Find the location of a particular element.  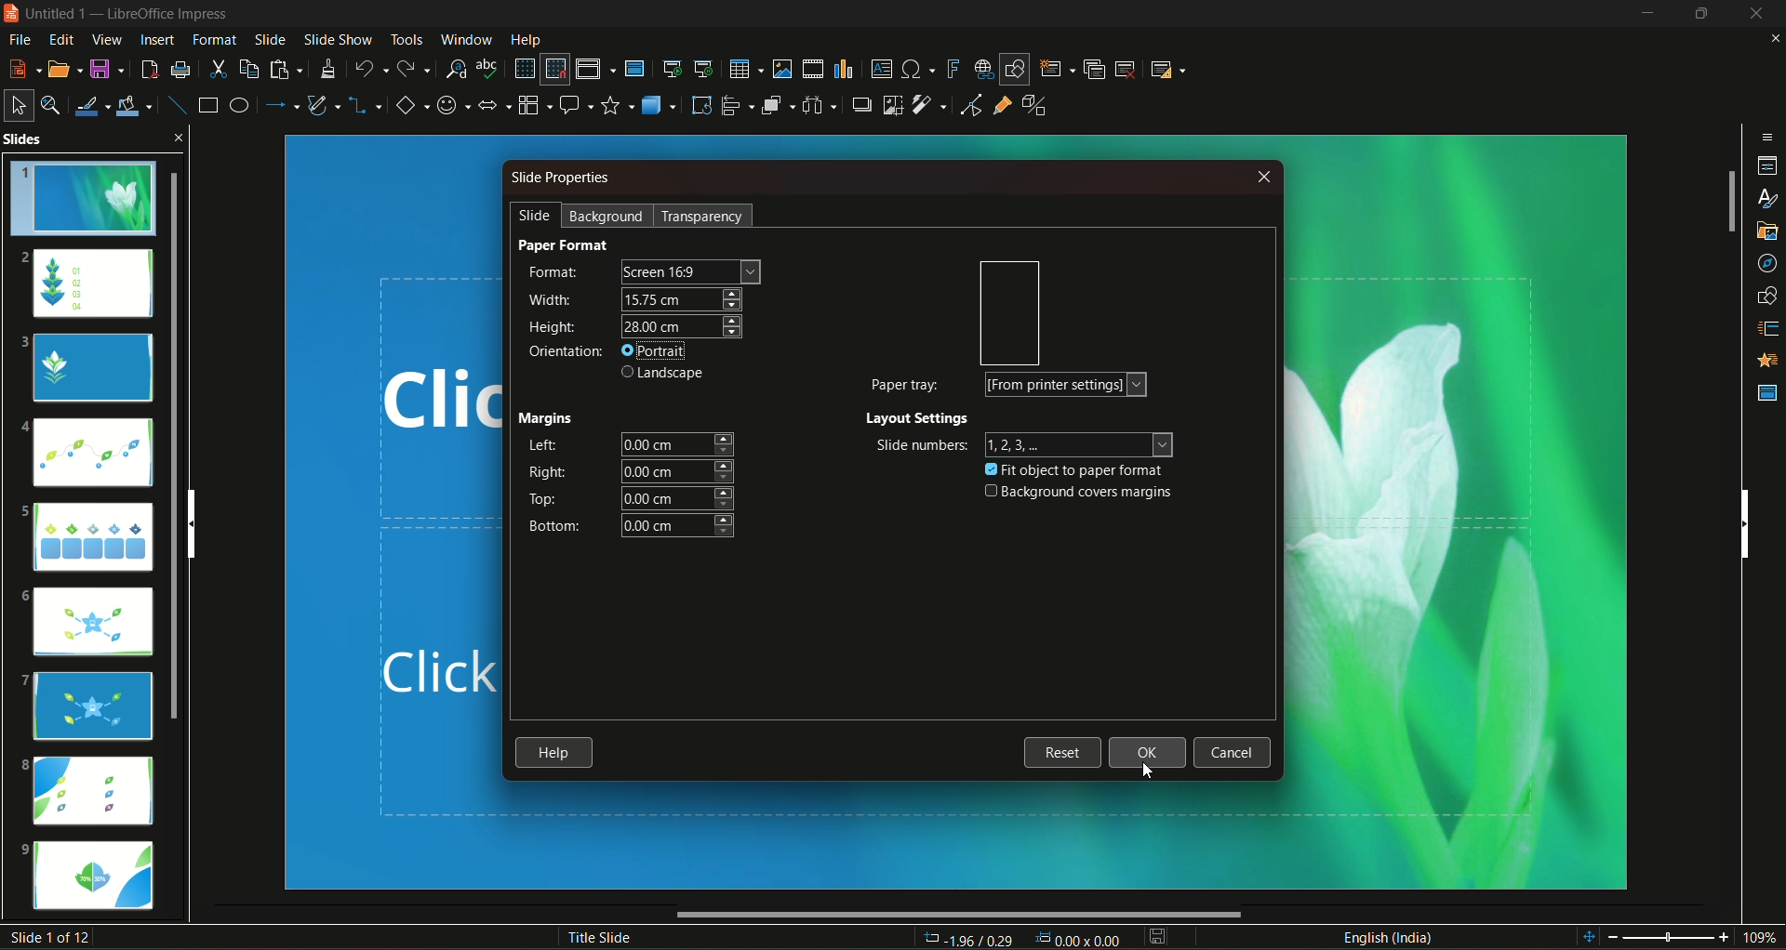

open is located at coordinates (64, 67).